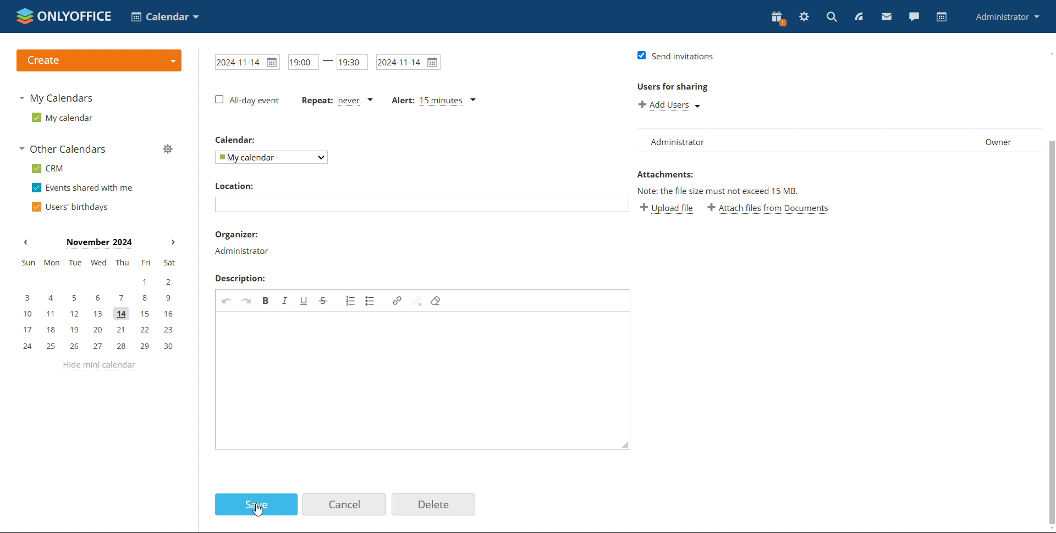 Image resolution: width=1056 pixels, height=533 pixels. What do you see at coordinates (831, 17) in the screenshot?
I see `search` at bounding box center [831, 17].